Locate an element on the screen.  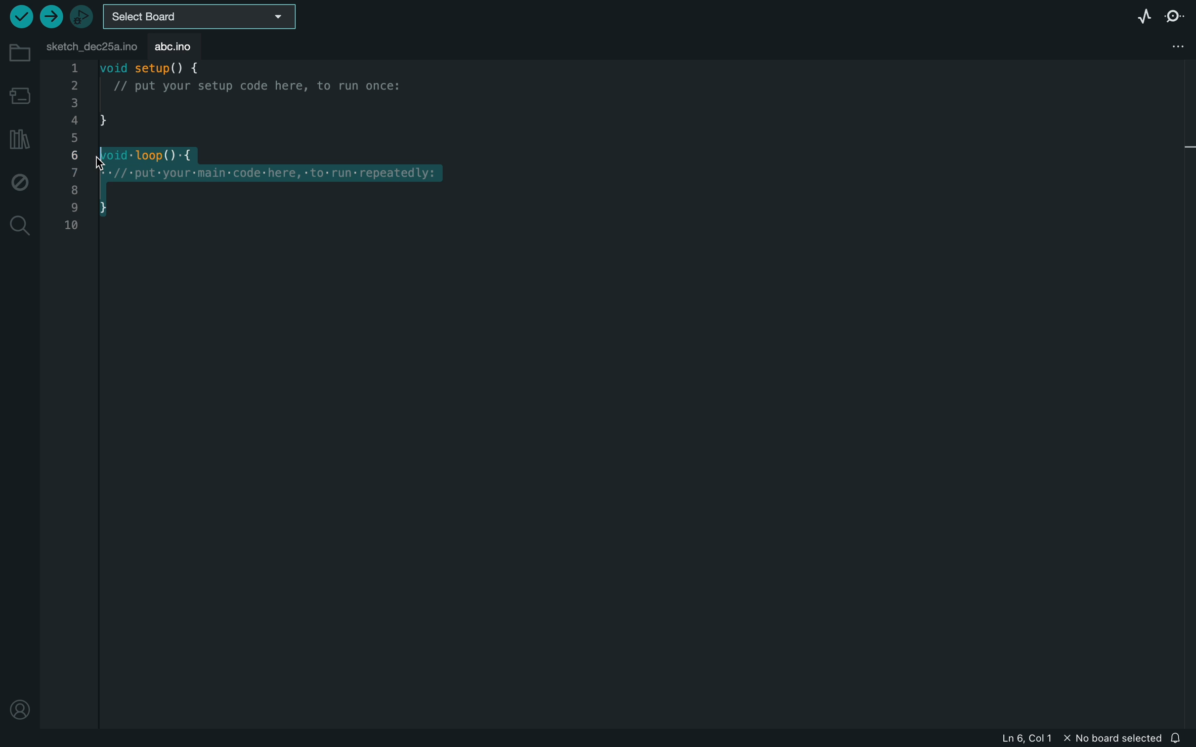
code is located at coordinates (254, 148).